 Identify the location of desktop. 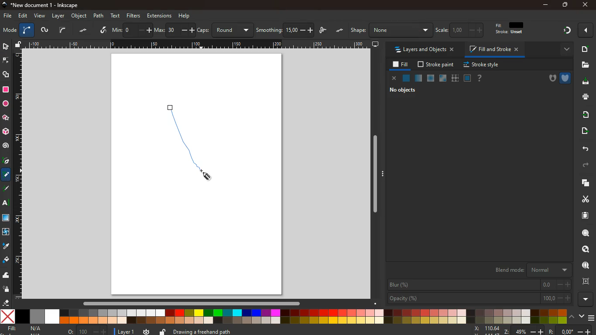
(376, 44).